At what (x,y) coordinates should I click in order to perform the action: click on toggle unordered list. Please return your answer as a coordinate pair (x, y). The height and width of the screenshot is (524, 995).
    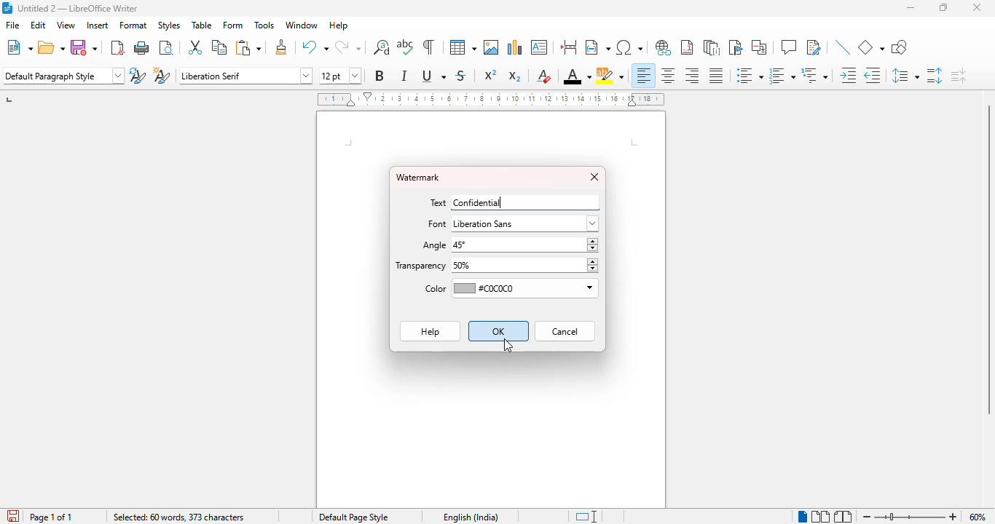
    Looking at the image, I should click on (750, 75).